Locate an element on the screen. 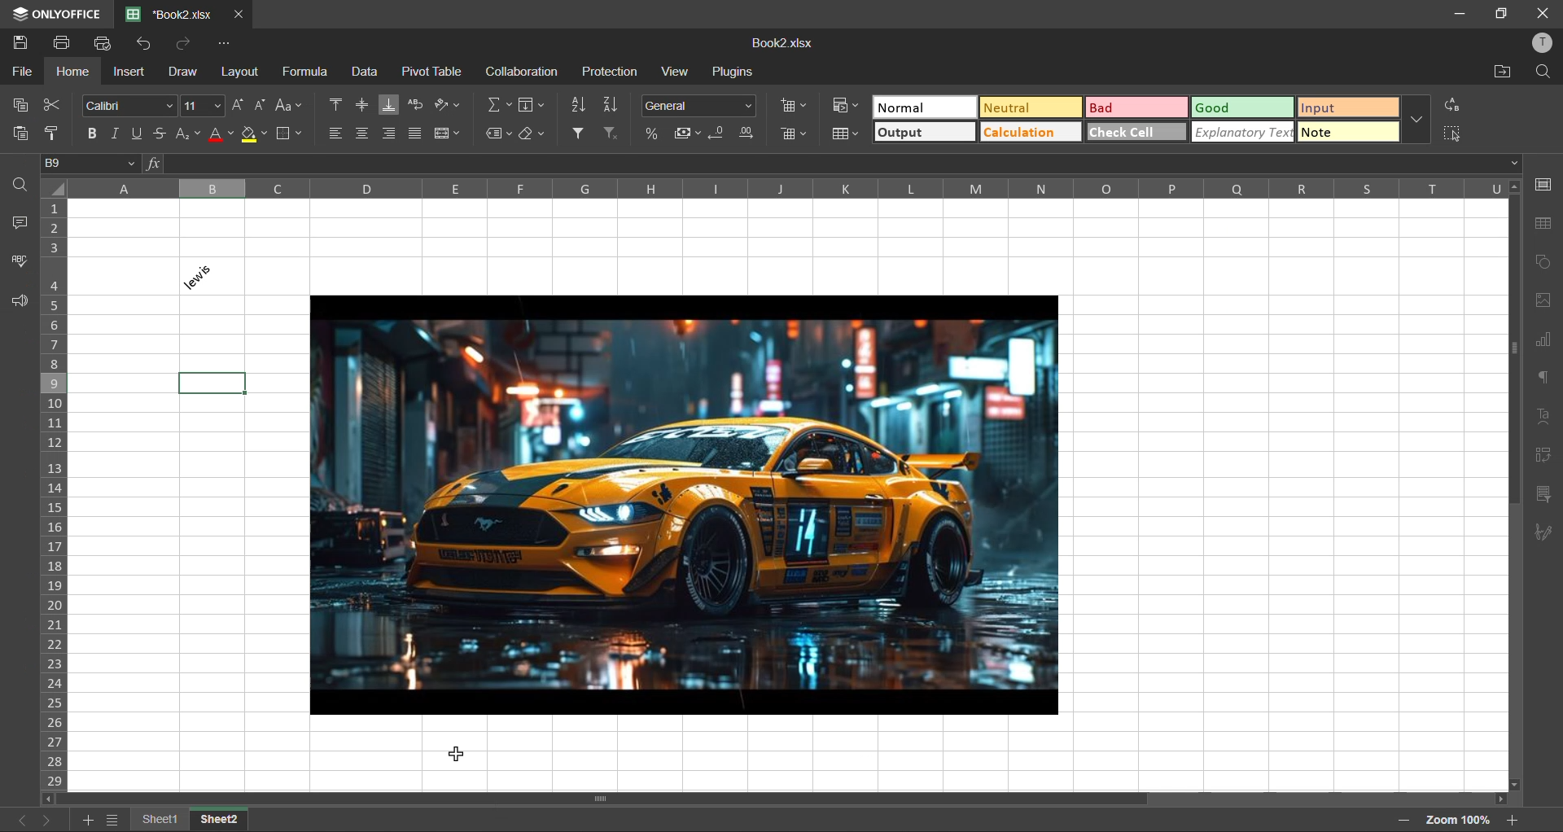 The image size is (1563, 832). view is located at coordinates (676, 71).